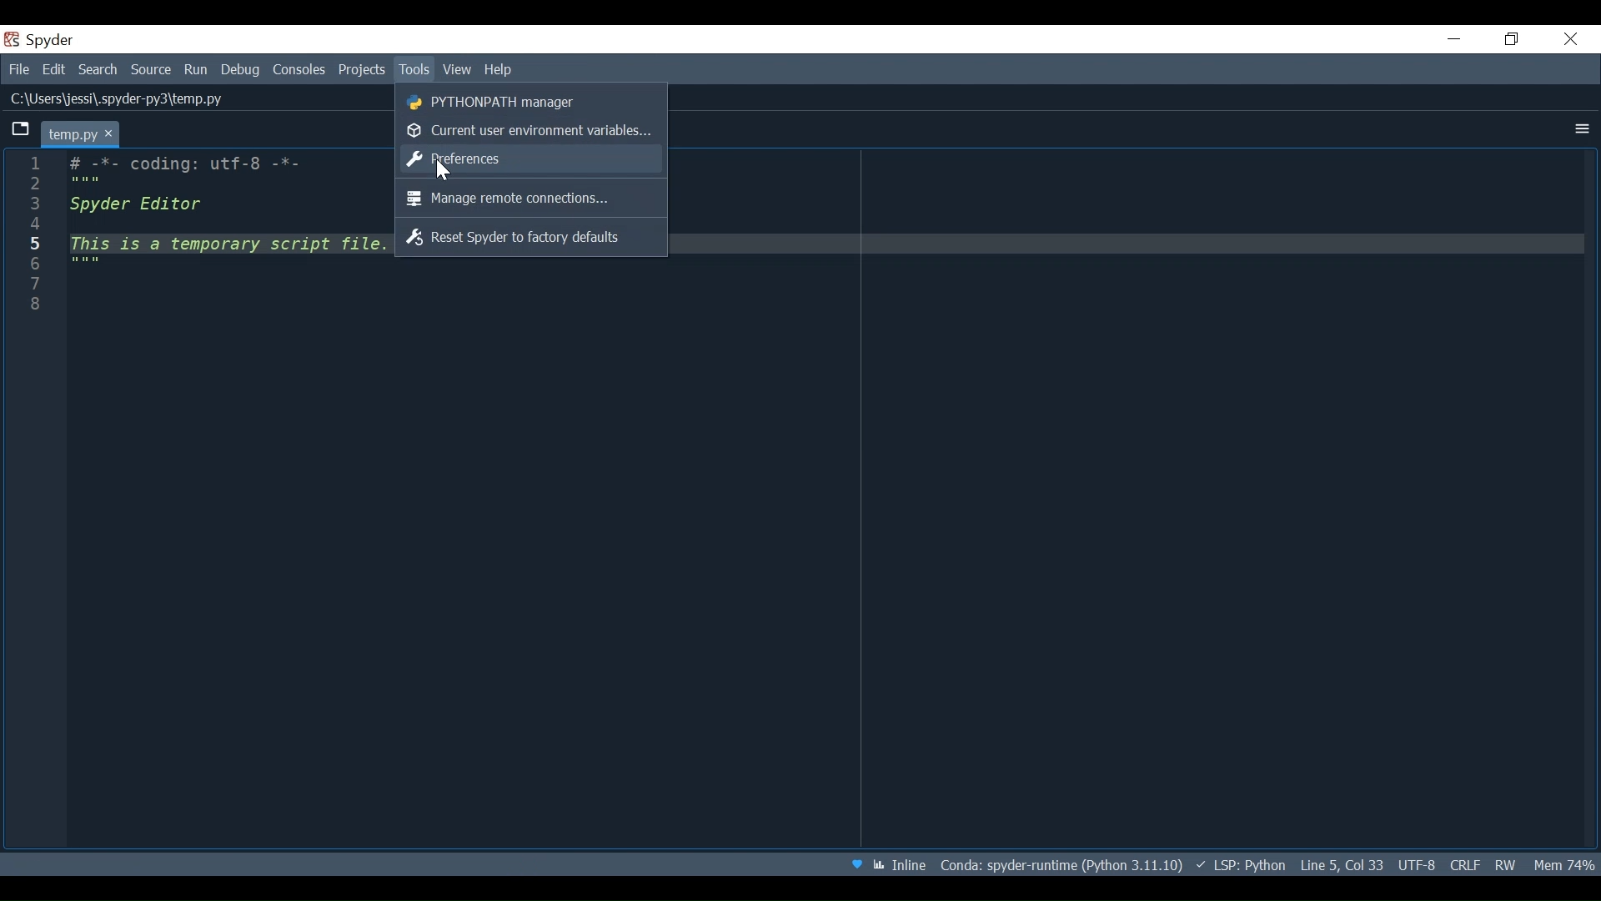 Image resolution: width=1601 pixels, height=901 pixels. I want to click on Manager remote connections, so click(531, 197).